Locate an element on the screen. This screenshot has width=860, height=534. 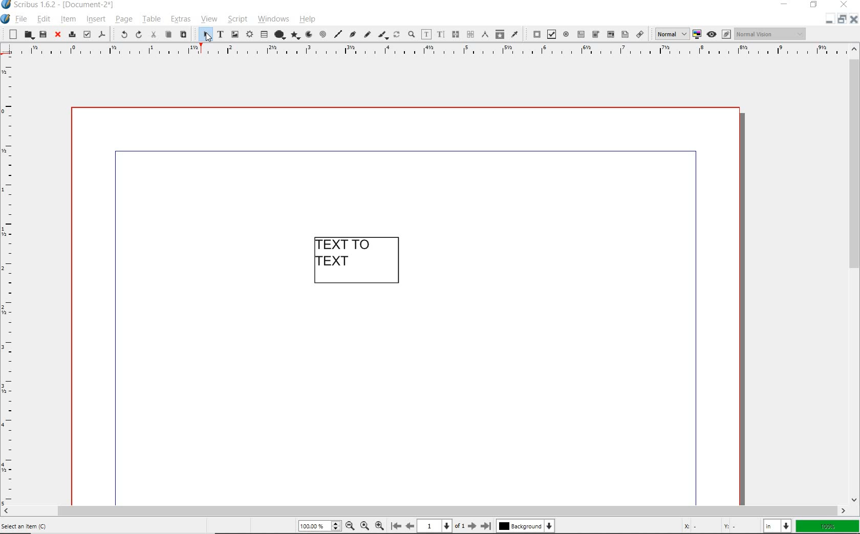
toggle color is located at coordinates (698, 34).